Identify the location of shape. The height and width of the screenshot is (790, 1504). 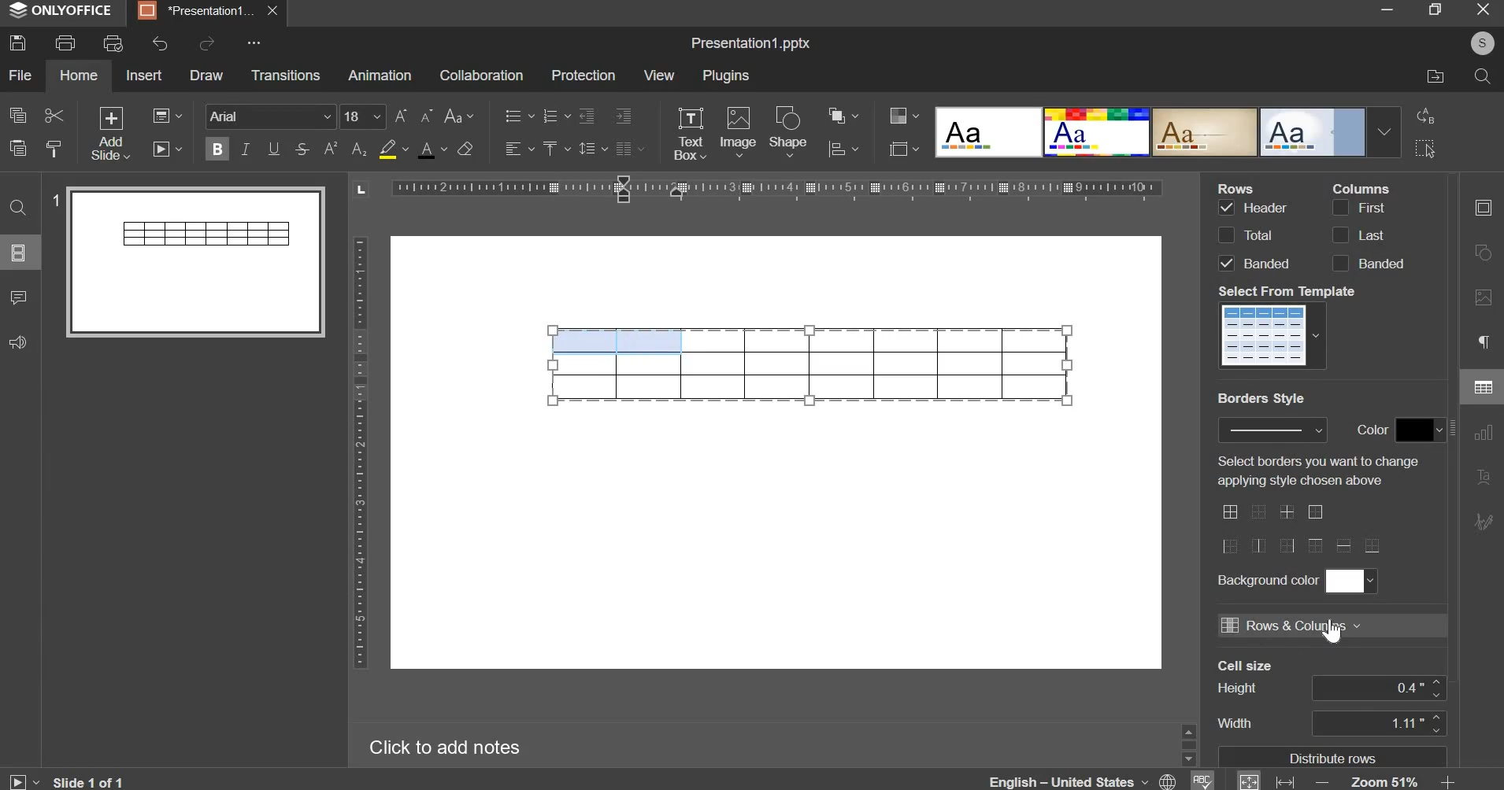
(790, 131).